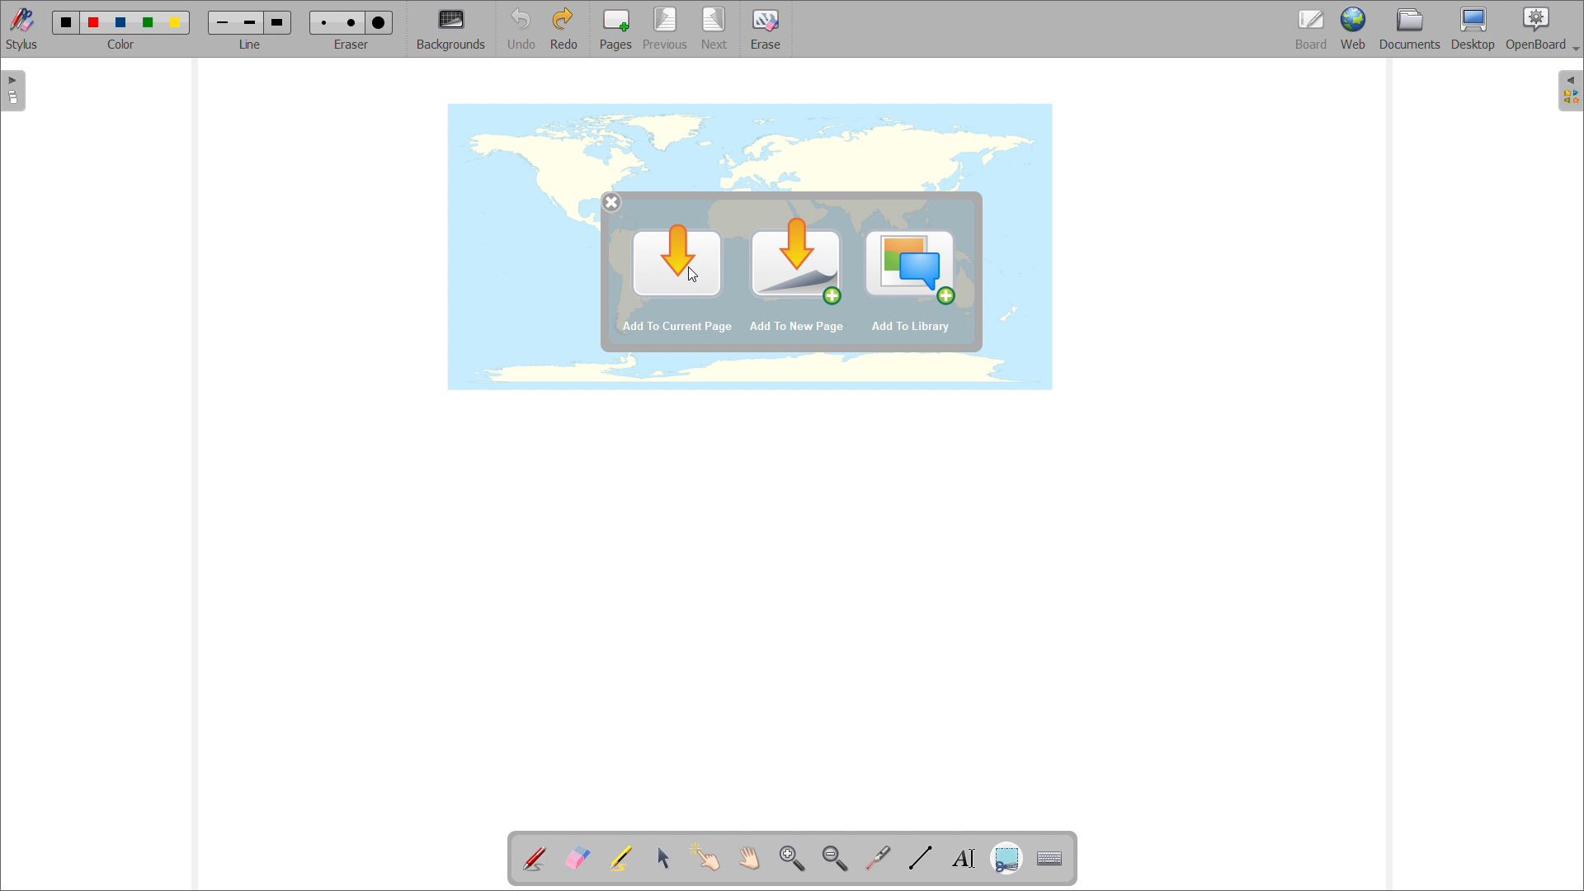 The width and height of the screenshot is (1584, 891). I want to click on zoom out, so click(834, 858).